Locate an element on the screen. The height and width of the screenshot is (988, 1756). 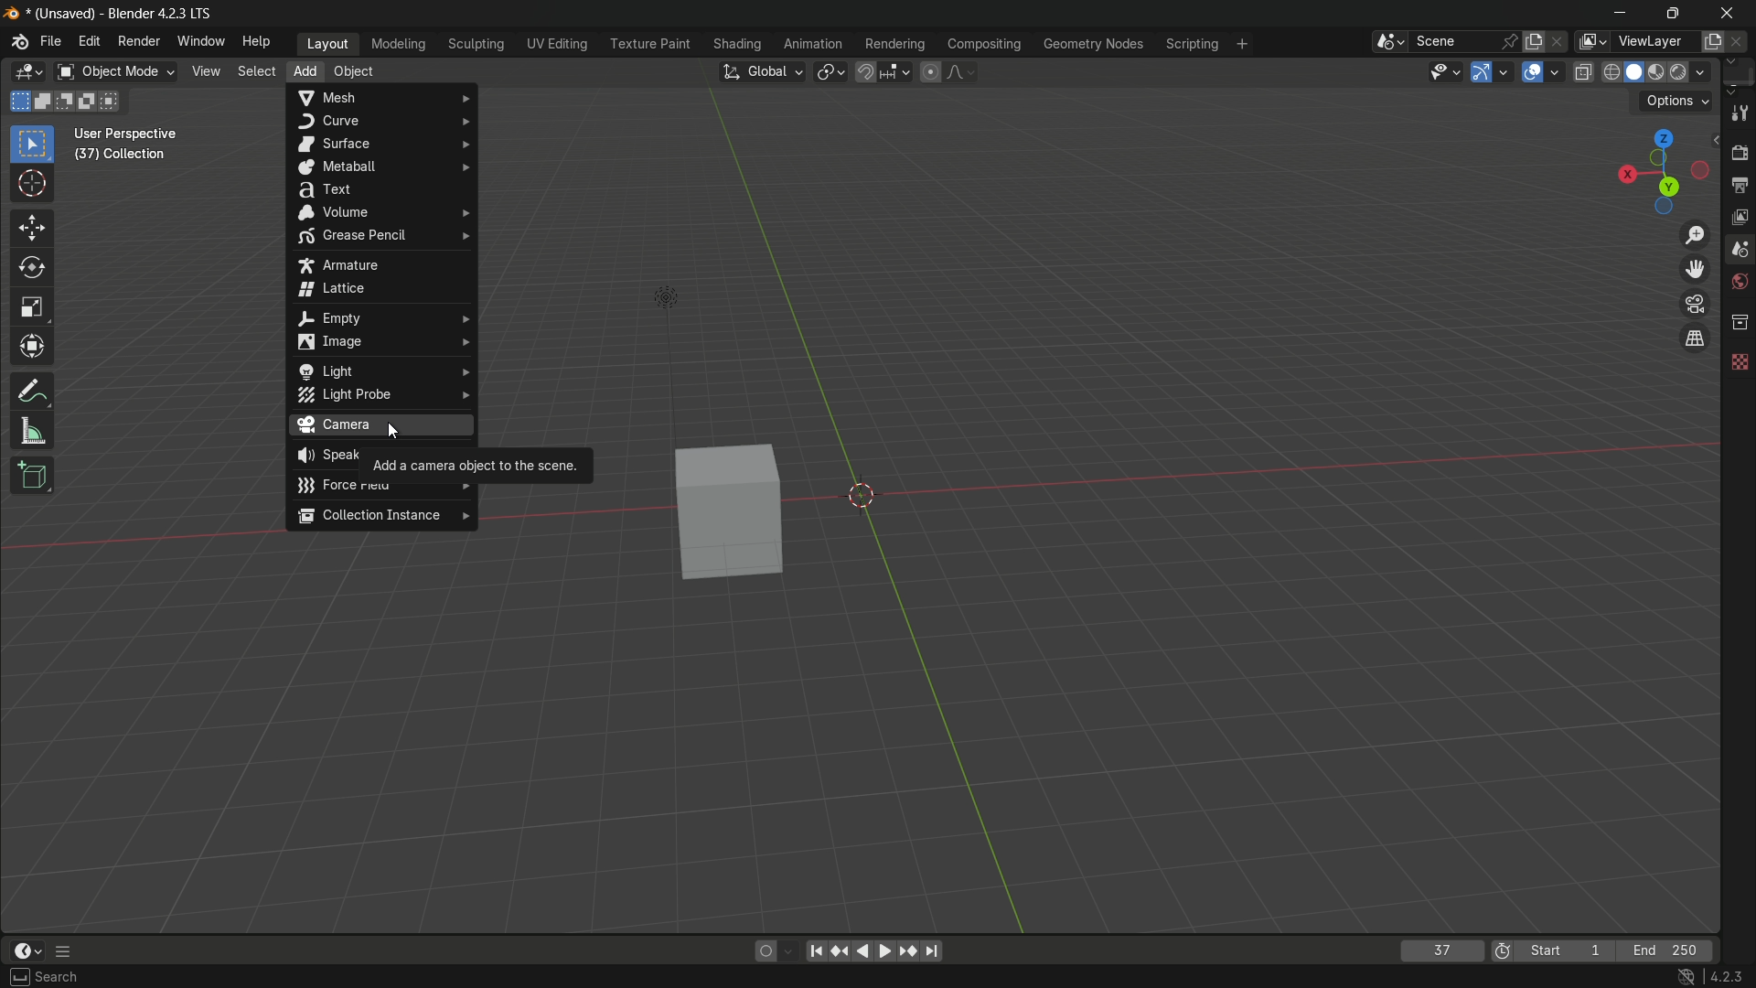
cube is located at coordinates (721, 515).